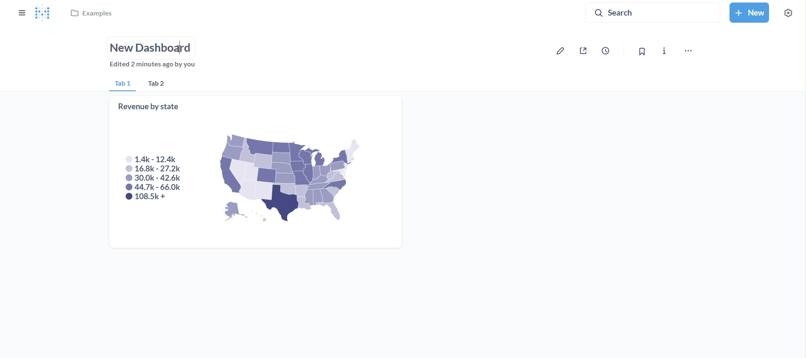  Describe the element at coordinates (652, 13) in the screenshot. I see `search` at that location.